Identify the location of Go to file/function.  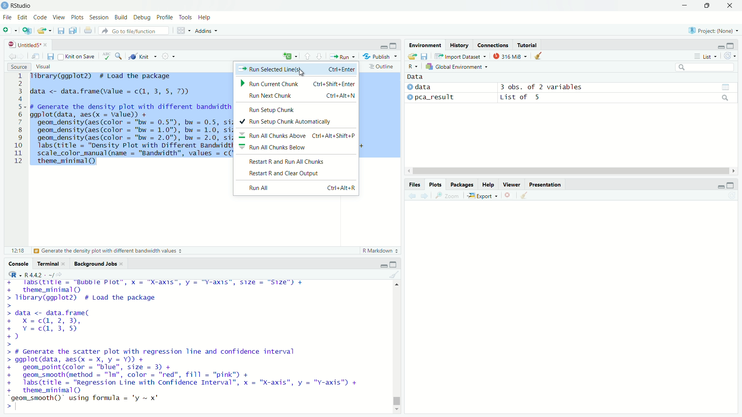
(134, 31).